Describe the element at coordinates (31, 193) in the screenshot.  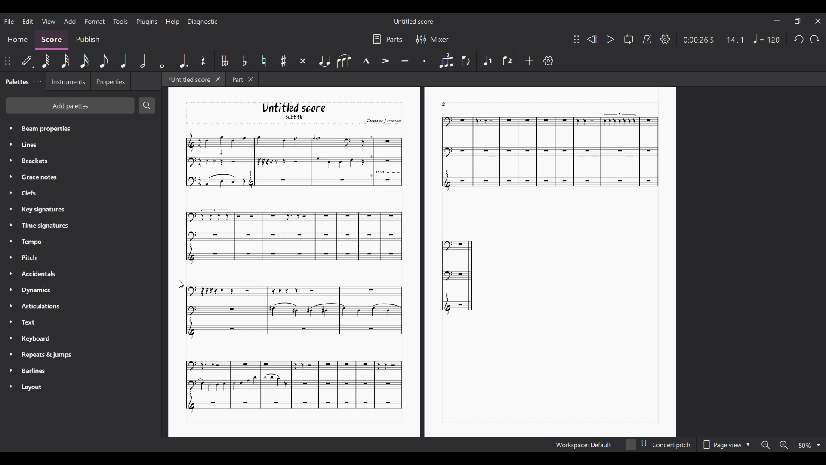
I see `»  Clefs` at that location.